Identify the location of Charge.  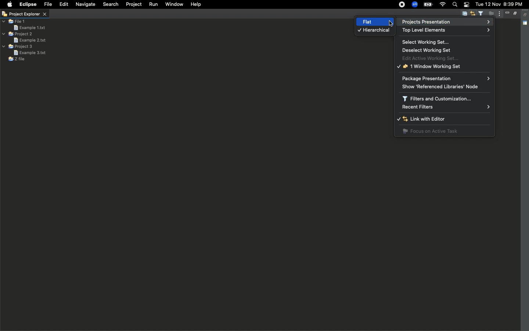
(428, 5).